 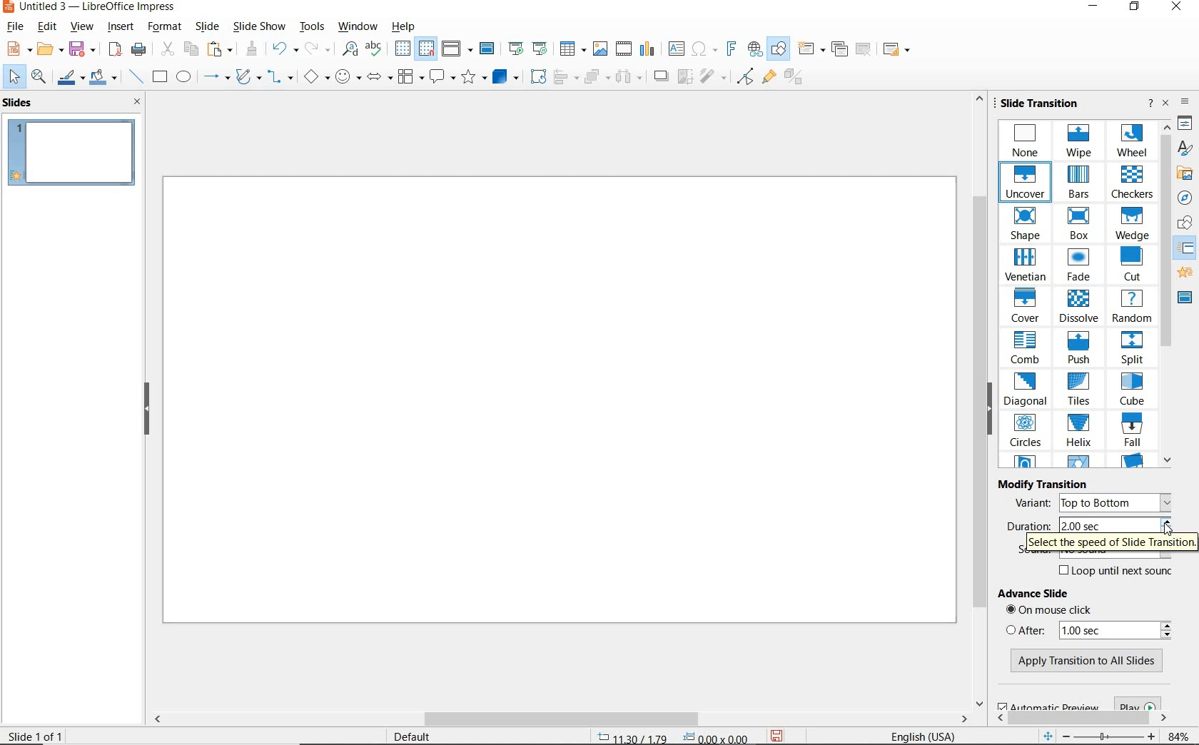 I want to click on CUT, so click(x=167, y=48).